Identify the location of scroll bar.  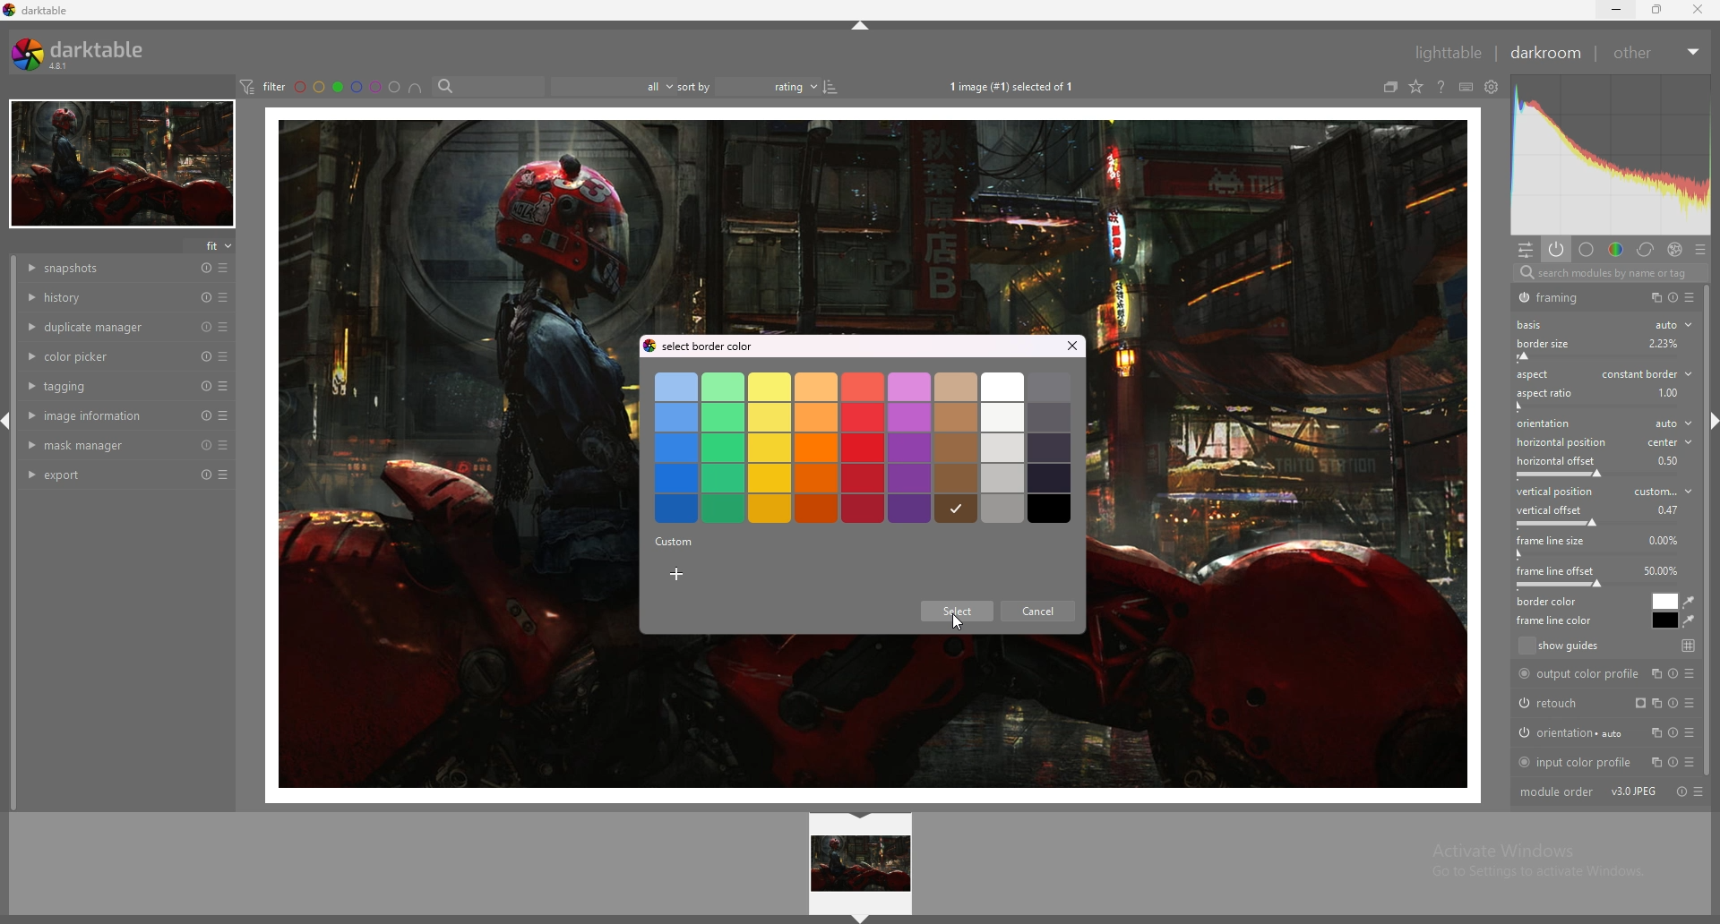
(1709, 532).